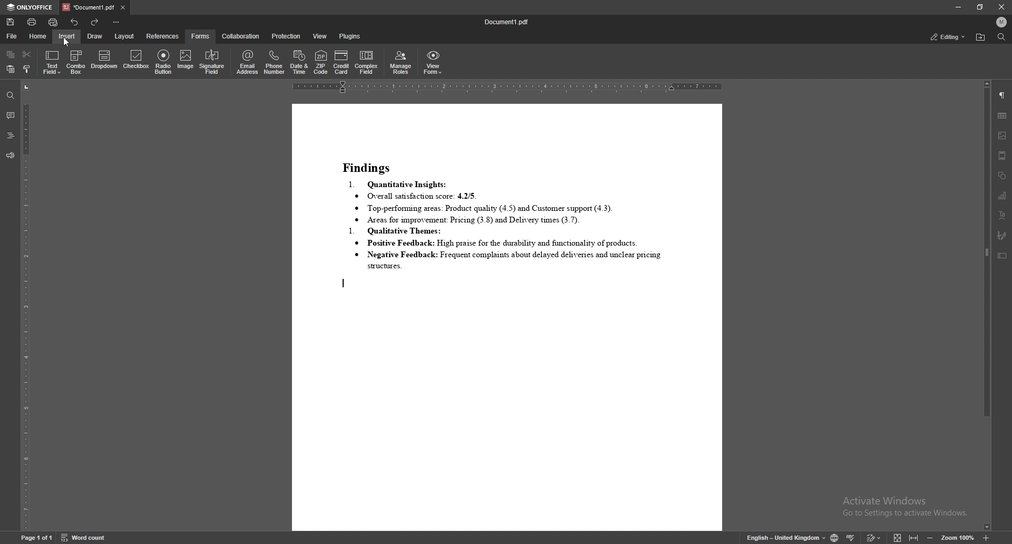 This screenshot has height=544, width=1012. What do you see at coordinates (957, 7) in the screenshot?
I see `minimize` at bounding box center [957, 7].